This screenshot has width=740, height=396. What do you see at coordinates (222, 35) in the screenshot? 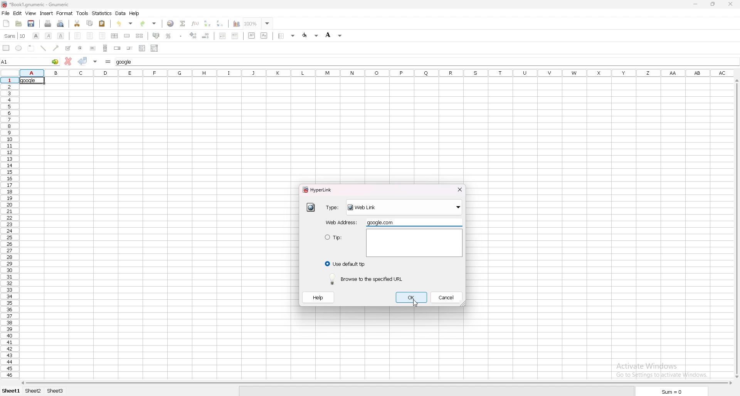
I see `decrease indent` at bounding box center [222, 35].